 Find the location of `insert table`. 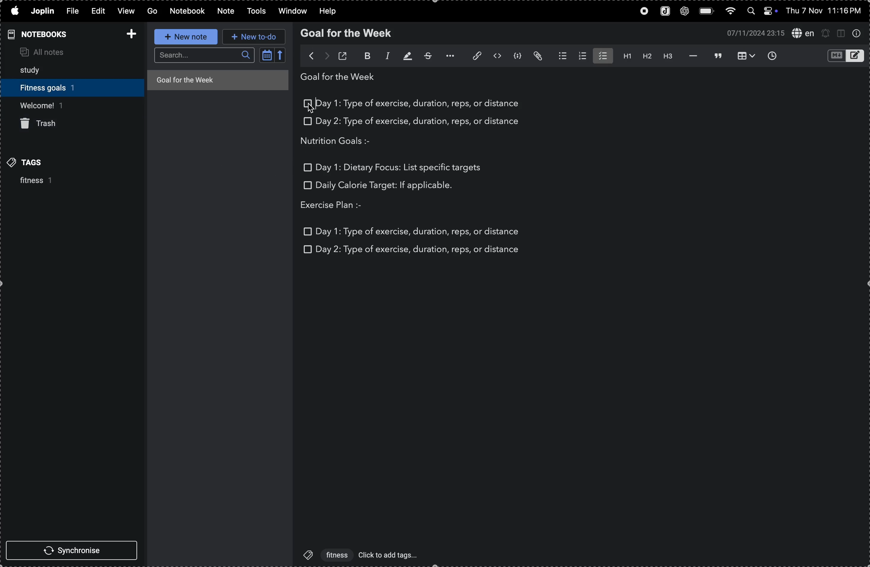

insert table is located at coordinates (747, 56).